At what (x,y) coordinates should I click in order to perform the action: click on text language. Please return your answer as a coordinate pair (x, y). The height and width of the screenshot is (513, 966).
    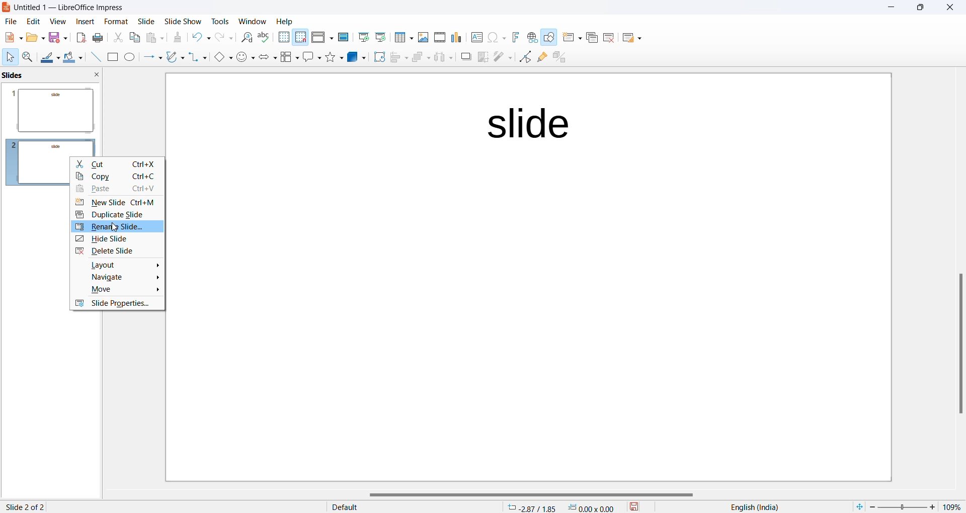
    Looking at the image, I should click on (757, 506).